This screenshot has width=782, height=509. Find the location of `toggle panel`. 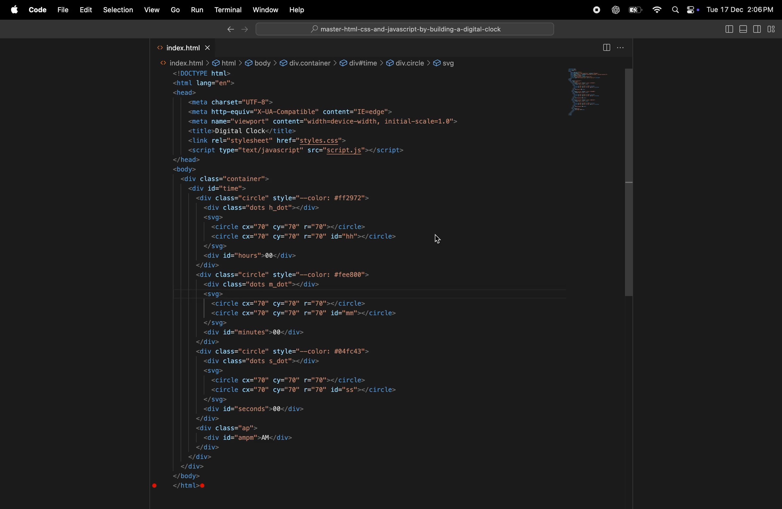

toggle panel is located at coordinates (591, 94).